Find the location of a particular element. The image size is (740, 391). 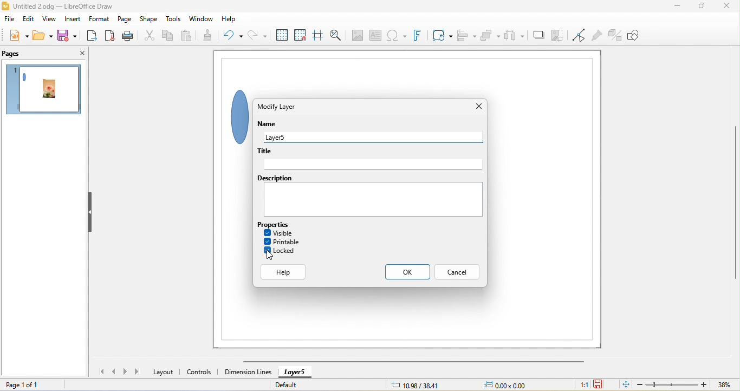

cut is located at coordinates (150, 36).